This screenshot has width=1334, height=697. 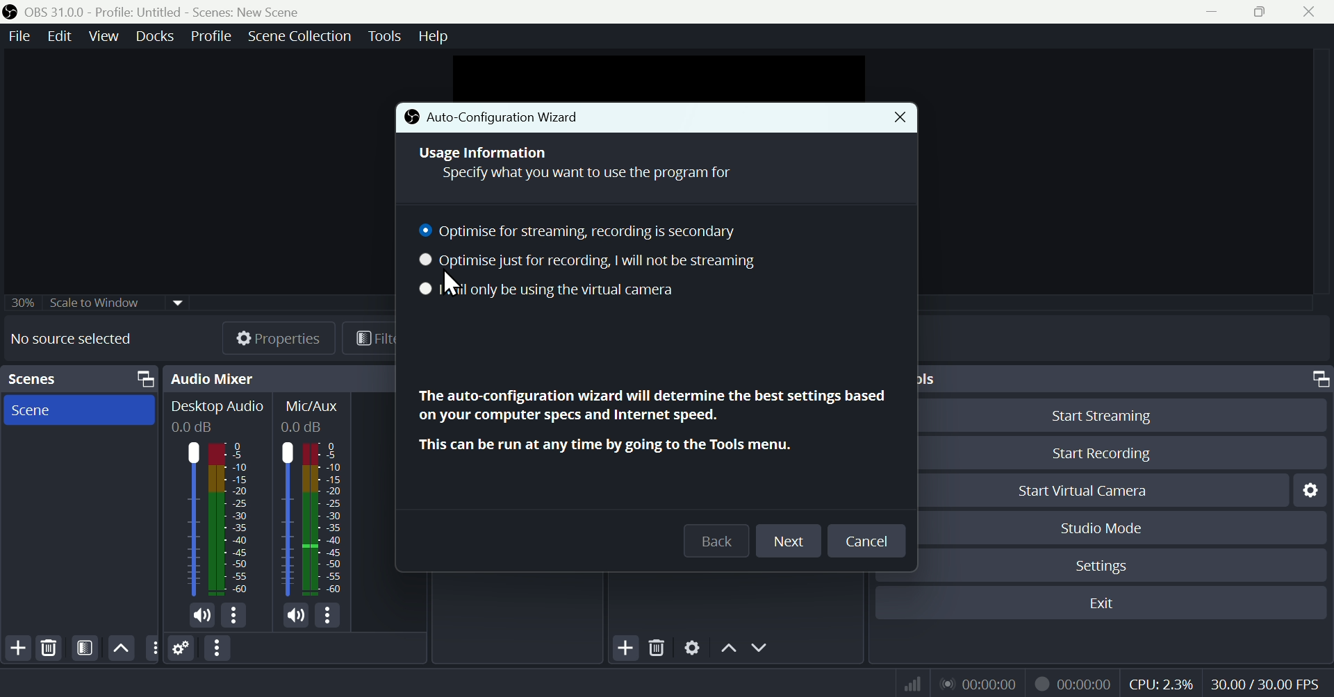 I want to click on Tools, so click(x=387, y=36).